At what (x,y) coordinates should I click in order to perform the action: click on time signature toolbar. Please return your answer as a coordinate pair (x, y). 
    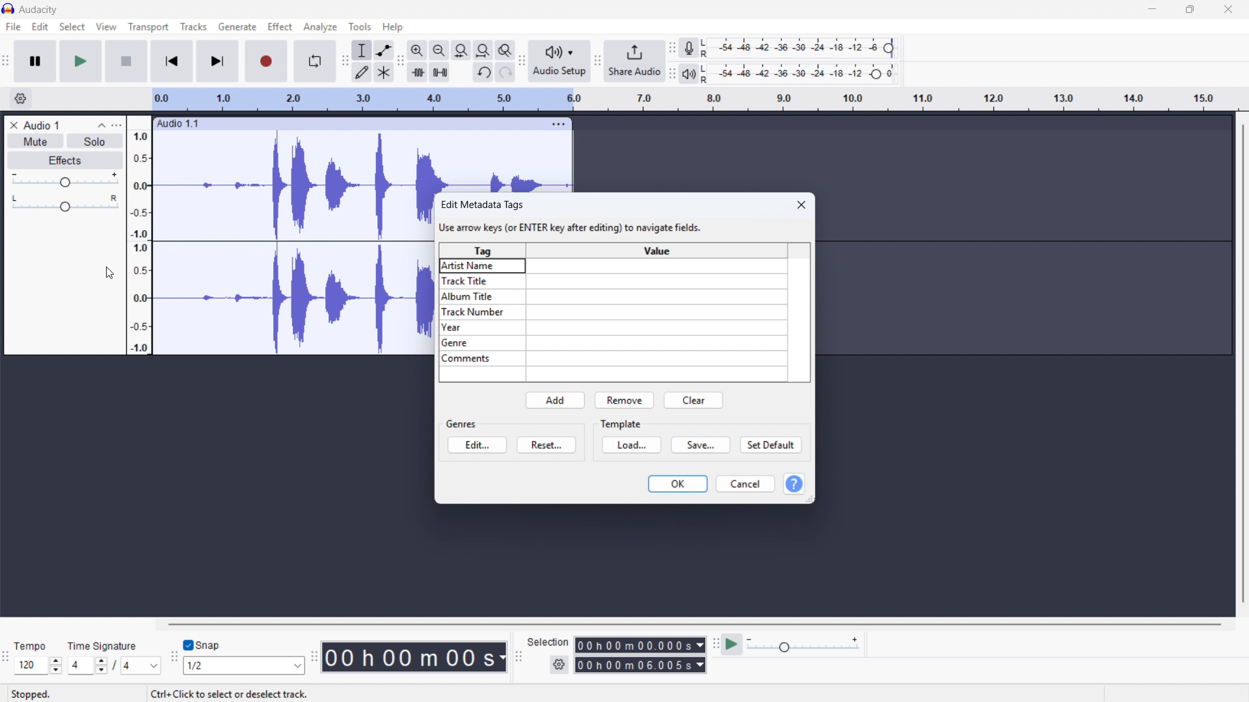
    Looking at the image, I should click on (7, 656).